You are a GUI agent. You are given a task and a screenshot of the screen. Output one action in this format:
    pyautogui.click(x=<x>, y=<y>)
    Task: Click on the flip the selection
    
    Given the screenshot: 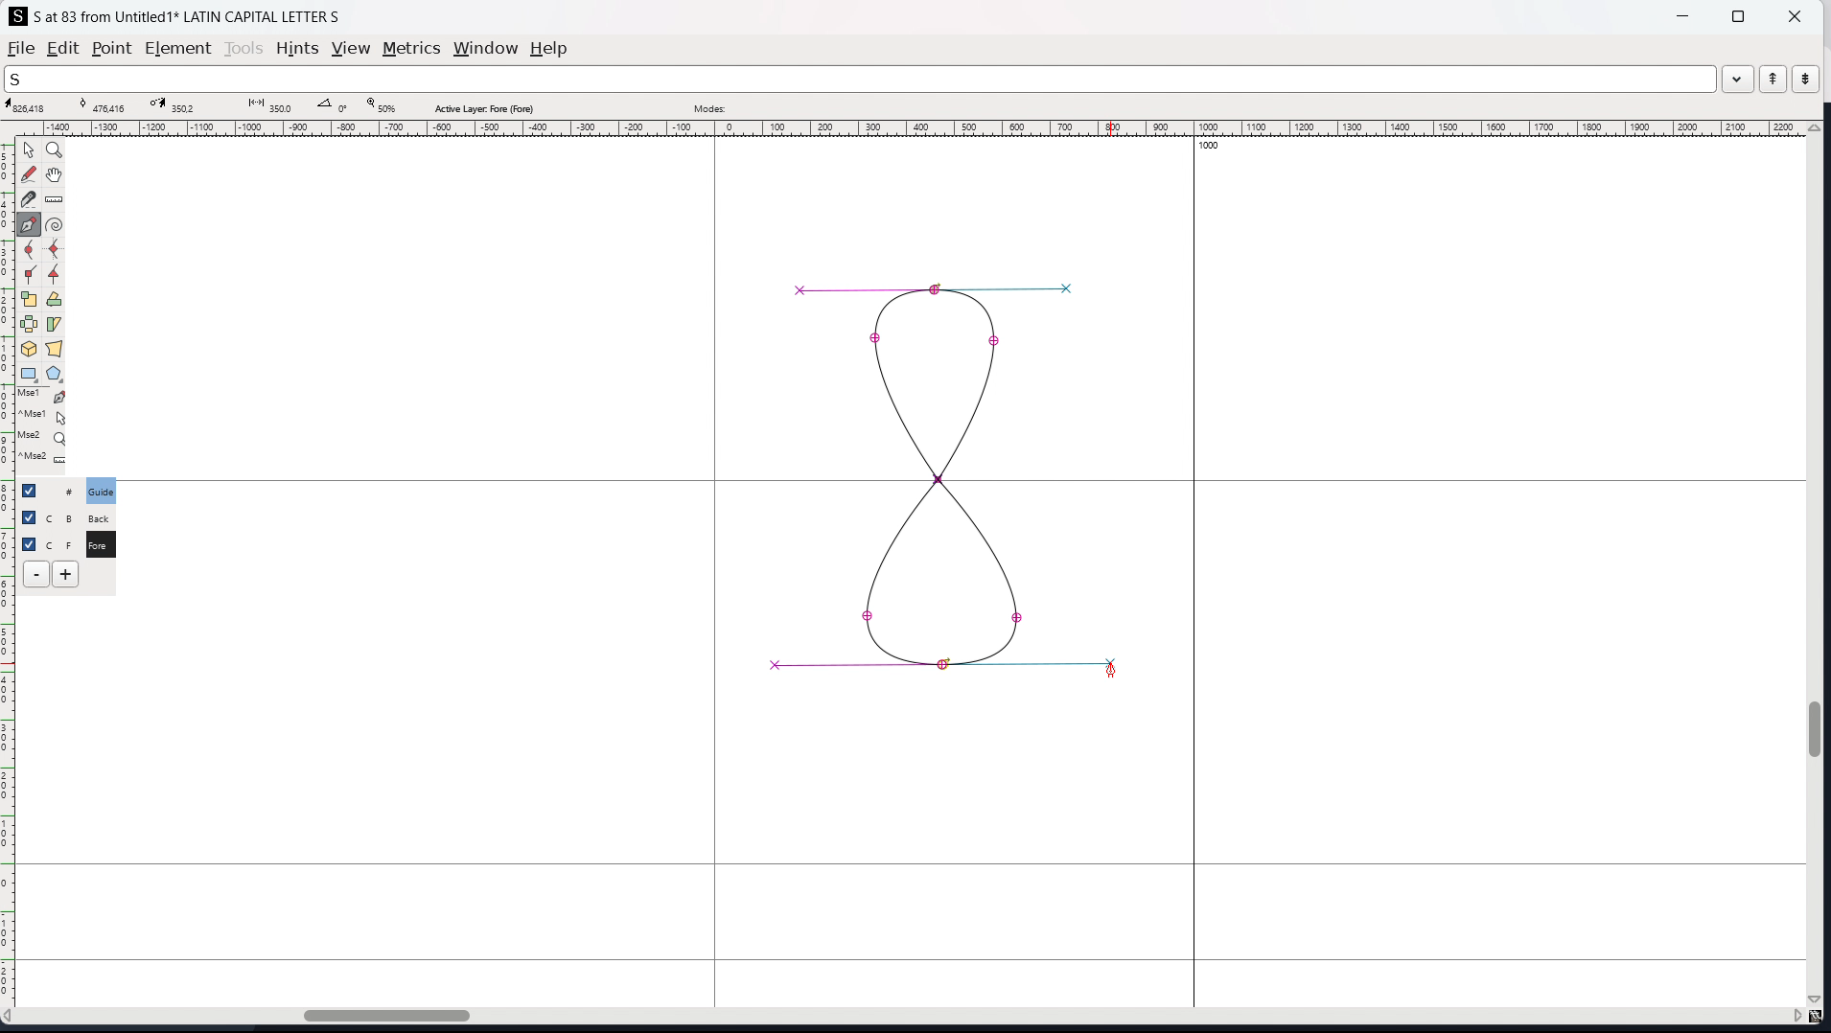 What is the action you would take?
    pyautogui.click(x=29, y=325)
    